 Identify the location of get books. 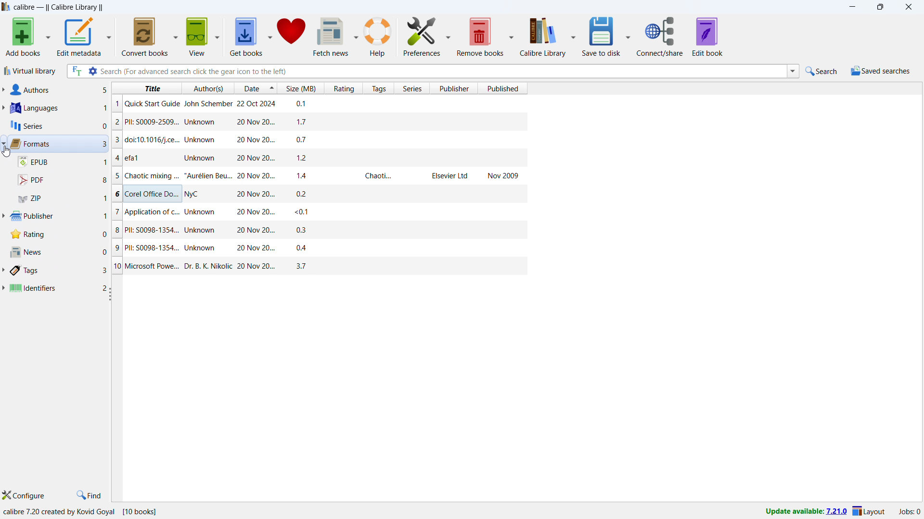
(247, 36).